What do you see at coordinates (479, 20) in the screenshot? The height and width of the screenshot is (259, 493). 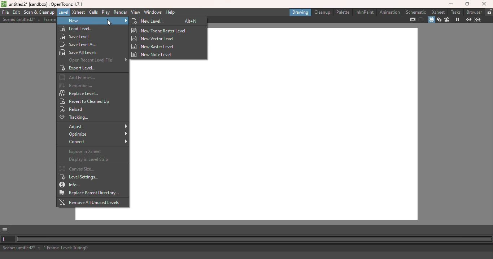 I see `Sub-camera preview` at bounding box center [479, 20].